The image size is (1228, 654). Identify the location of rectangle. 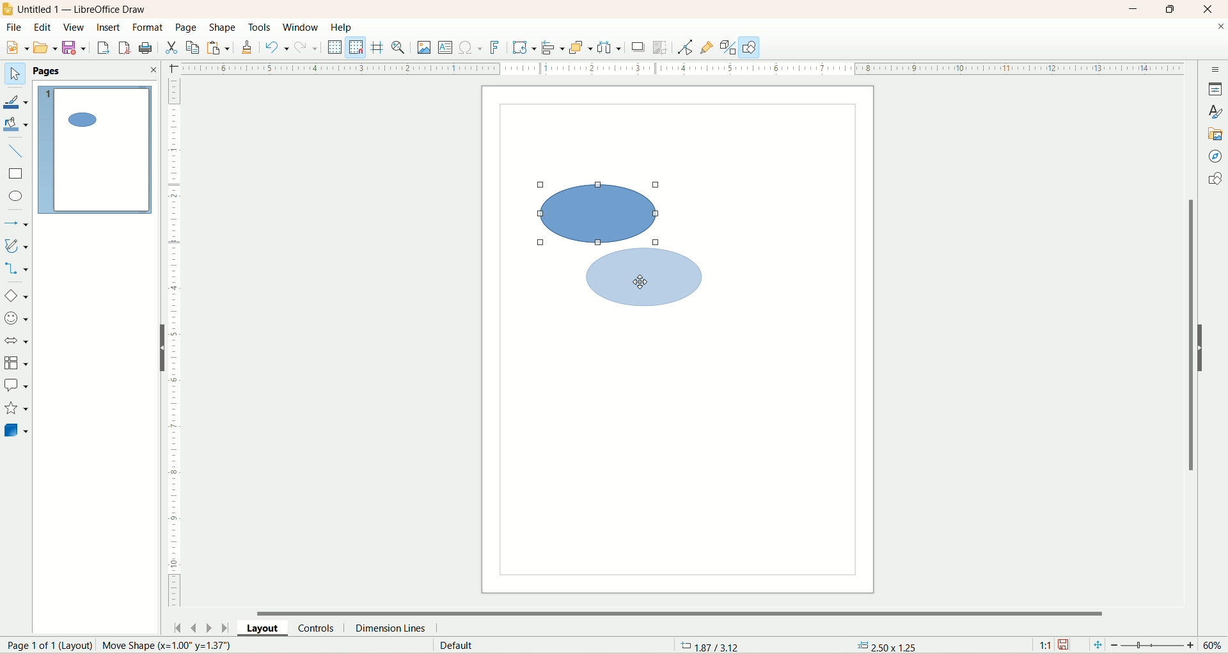
(17, 173).